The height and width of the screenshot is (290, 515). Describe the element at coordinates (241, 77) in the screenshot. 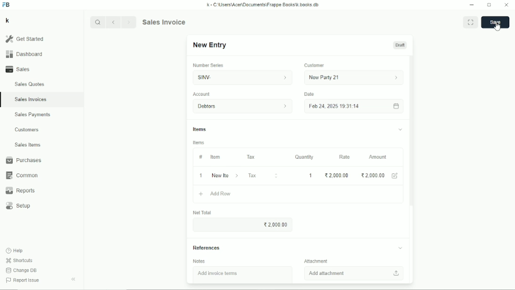

I see `SINV` at that location.